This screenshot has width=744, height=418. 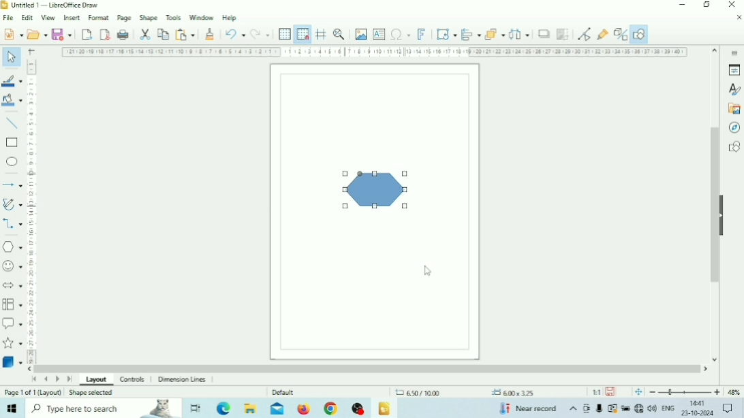 What do you see at coordinates (361, 34) in the screenshot?
I see `Insert Image` at bounding box center [361, 34].